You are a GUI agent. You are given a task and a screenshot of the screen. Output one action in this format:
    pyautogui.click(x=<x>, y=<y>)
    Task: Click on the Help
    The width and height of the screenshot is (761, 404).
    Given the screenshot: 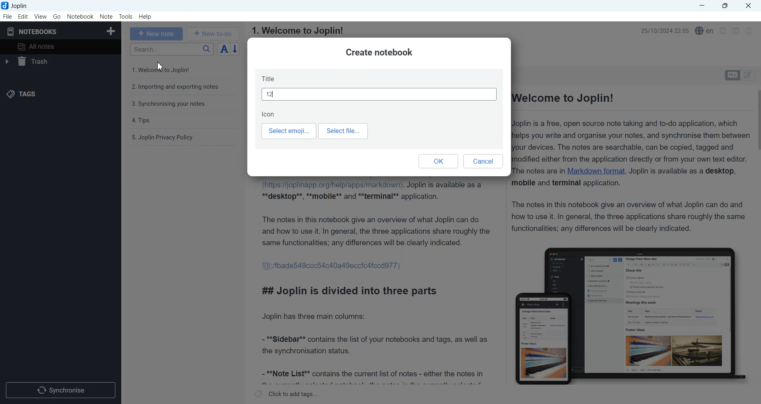 What is the action you would take?
    pyautogui.click(x=146, y=17)
    